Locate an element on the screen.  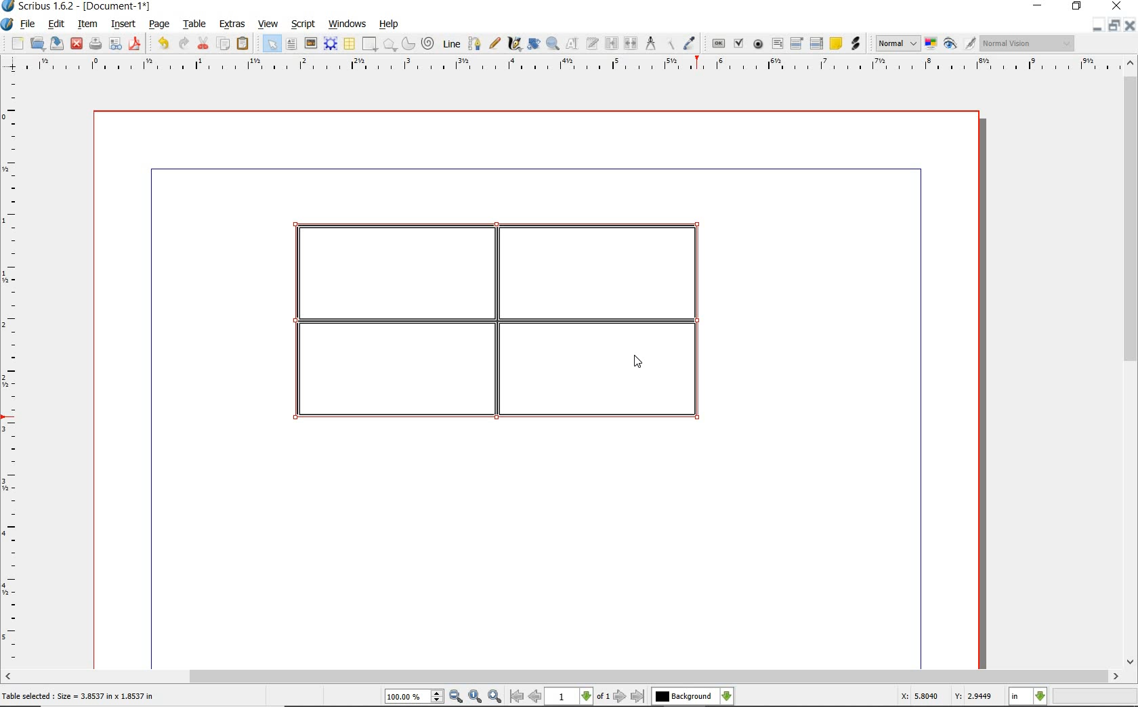
save is located at coordinates (58, 43).